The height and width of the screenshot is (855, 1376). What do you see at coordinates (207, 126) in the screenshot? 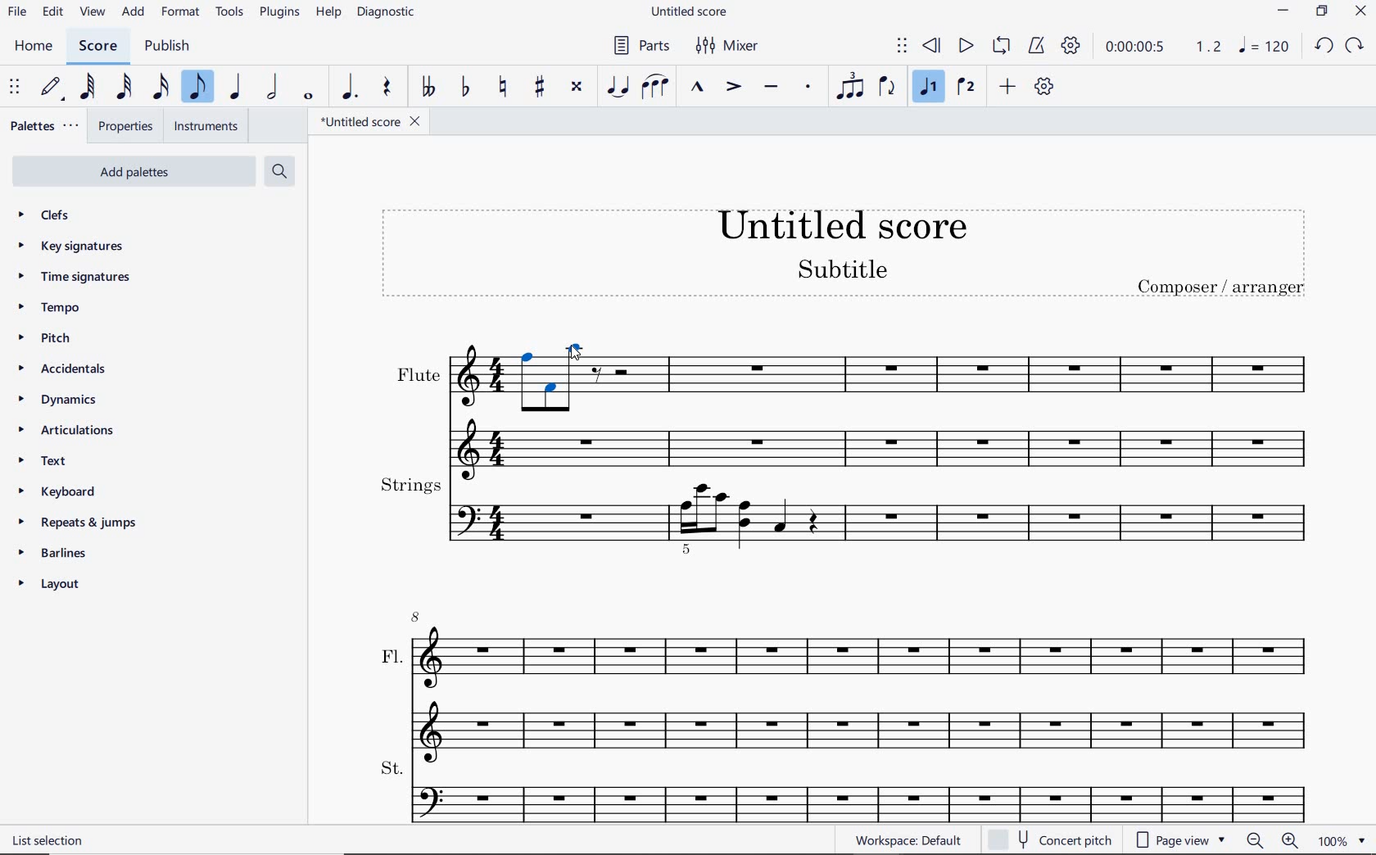
I see `INSTRUMENTS` at bounding box center [207, 126].